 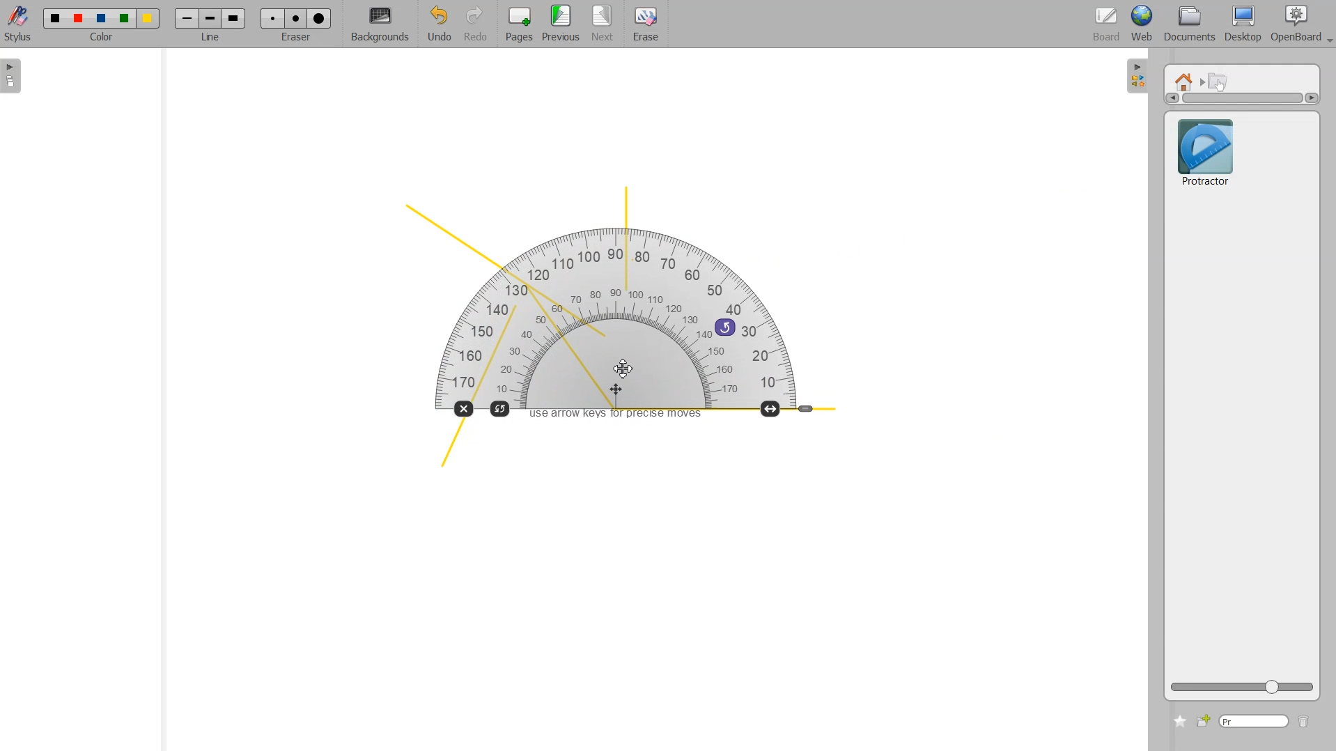 What do you see at coordinates (807, 410) in the screenshot?
I see `Angle Scale` at bounding box center [807, 410].